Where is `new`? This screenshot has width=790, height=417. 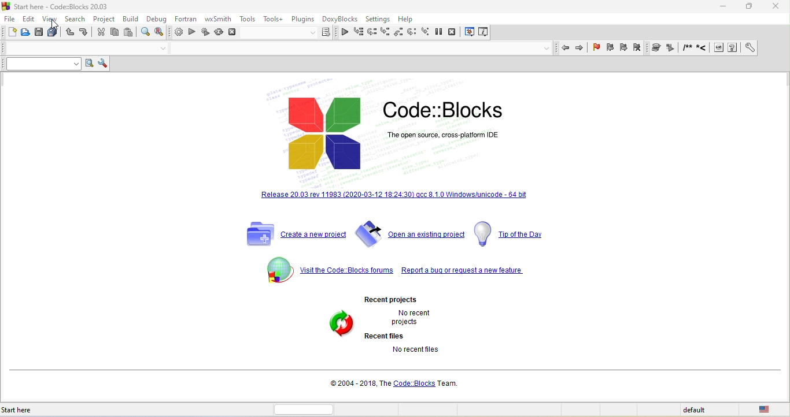
new is located at coordinates (11, 33).